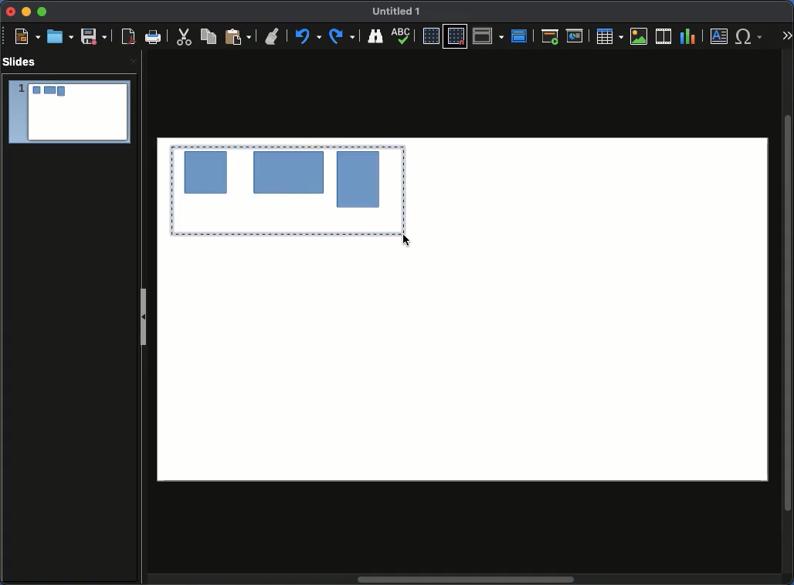  I want to click on Redo, so click(344, 36).